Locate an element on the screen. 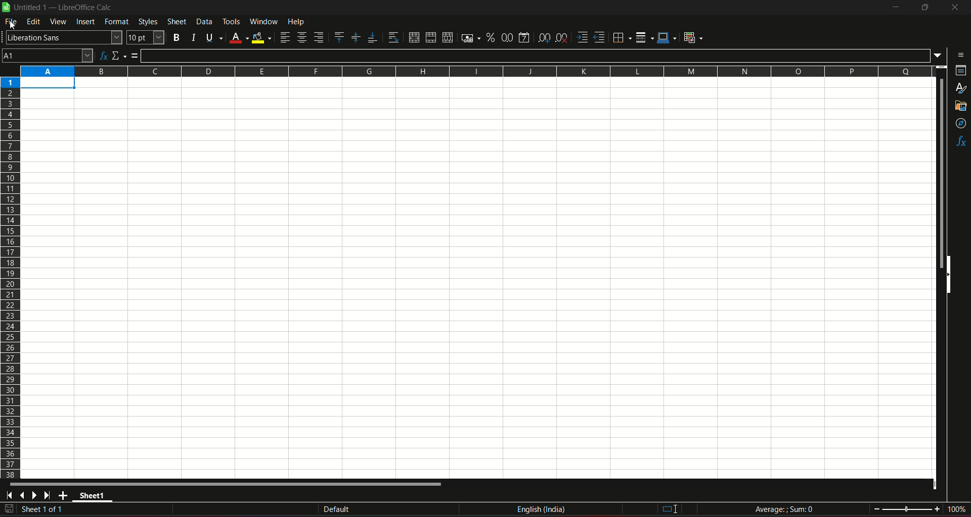 Image resolution: width=971 pixels, height=517 pixels. minimize is located at coordinates (895, 8).